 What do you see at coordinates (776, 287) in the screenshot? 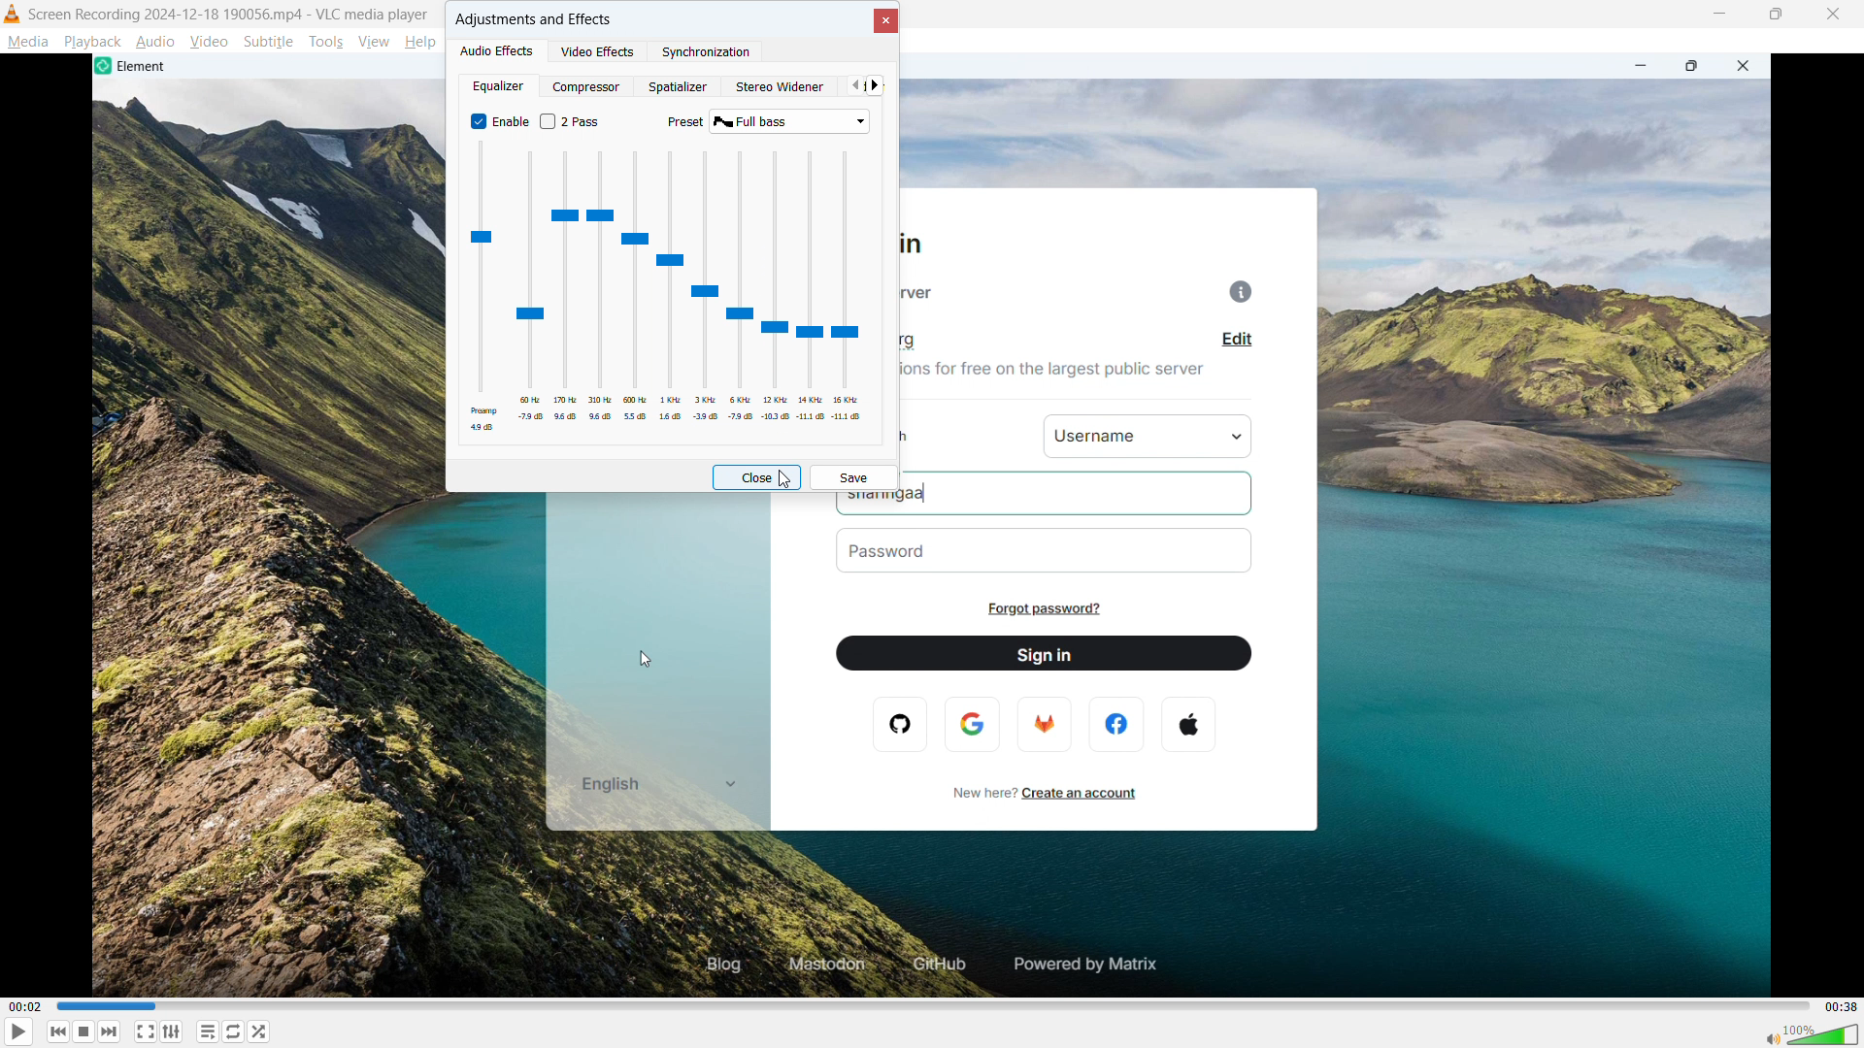
I see `Adjust 12 kilohertz ` at bounding box center [776, 287].